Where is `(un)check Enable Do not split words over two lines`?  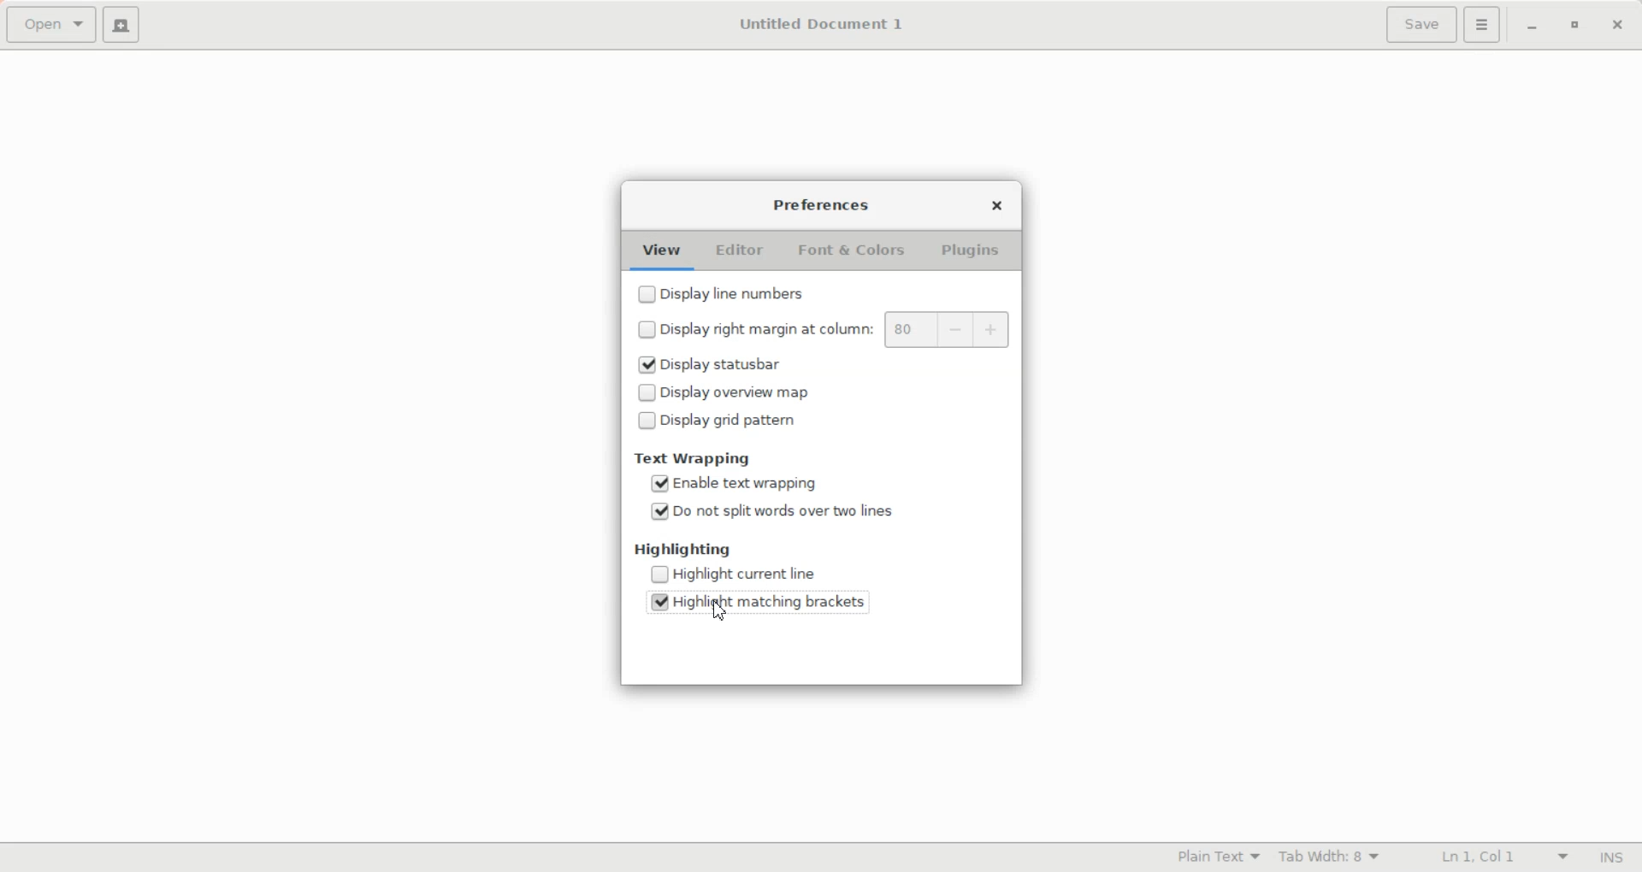 (un)check Enable Do not split words over two lines is located at coordinates (766, 509).